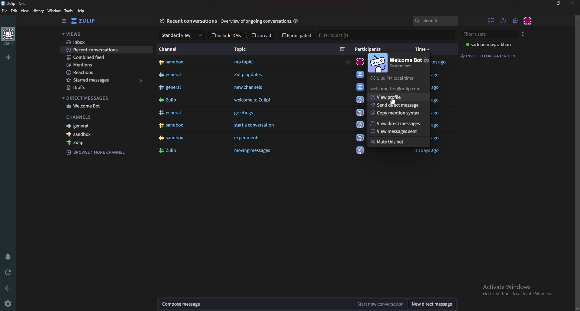  Describe the element at coordinates (102, 34) in the screenshot. I see `Views` at that location.